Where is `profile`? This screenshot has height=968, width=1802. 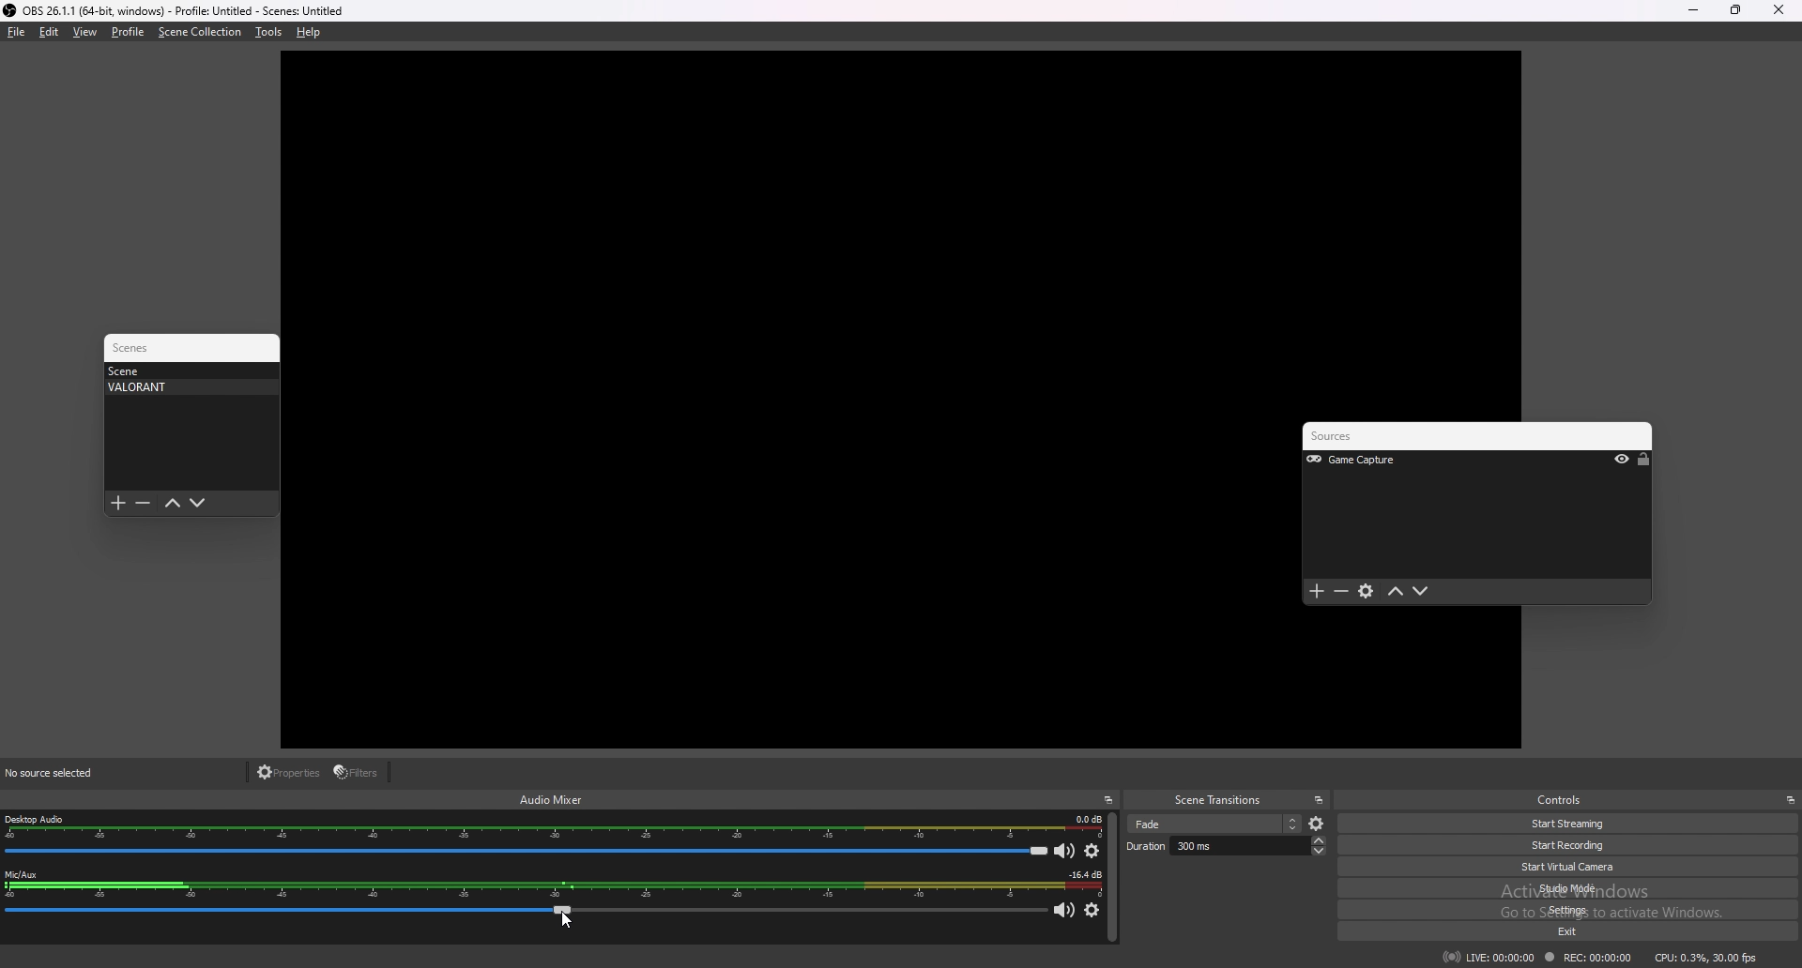
profile is located at coordinates (128, 32).